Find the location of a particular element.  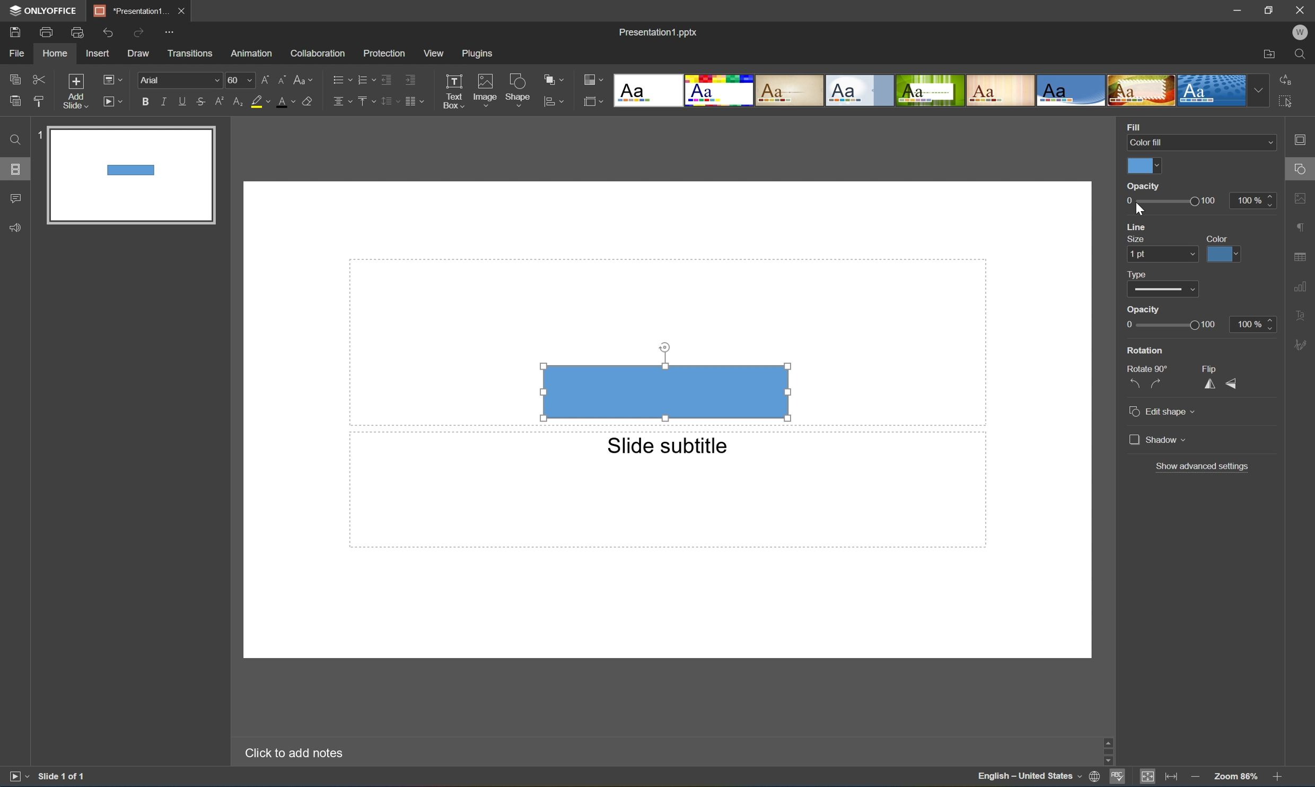

Replace is located at coordinates (1289, 78).